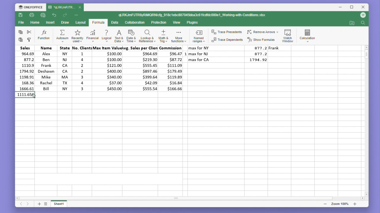 The width and height of the screenshot is (380, 213). I want to click on max for NY 877.2 Frank, so click(236, 48).